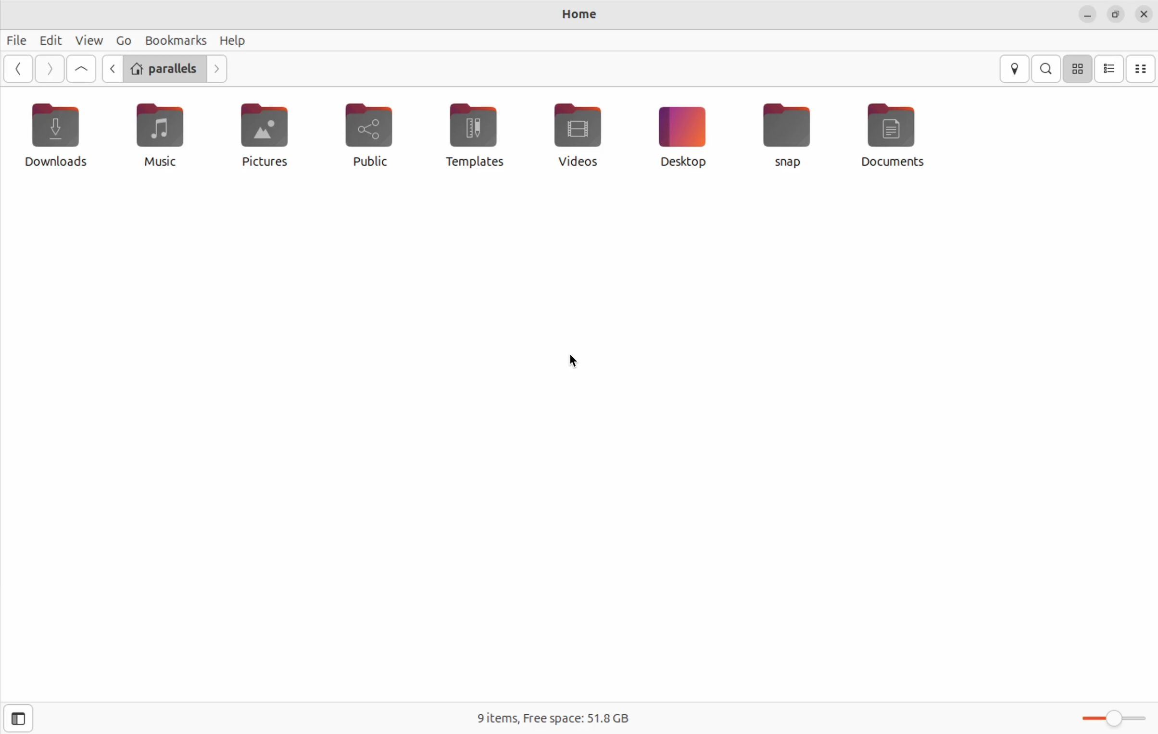 The height and width of the screenshot is (734, 1158). Describe the element at coordinates (680, 135) in the screenshot. I see `Desktop` at that location.